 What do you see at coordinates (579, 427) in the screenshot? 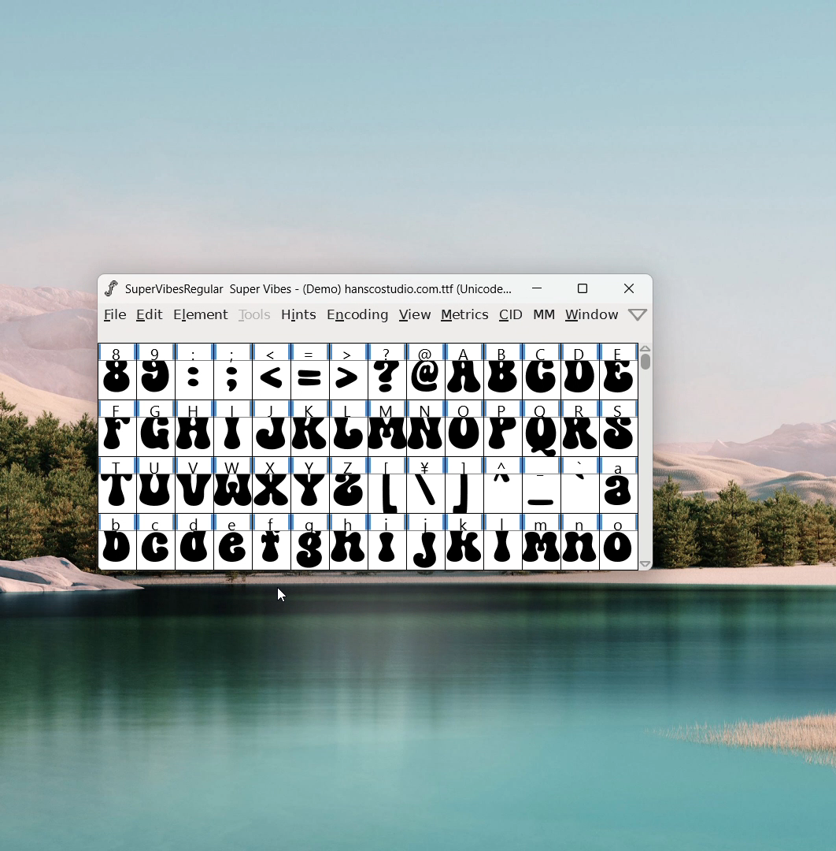
I see `R` at bounding box center [579, 427].